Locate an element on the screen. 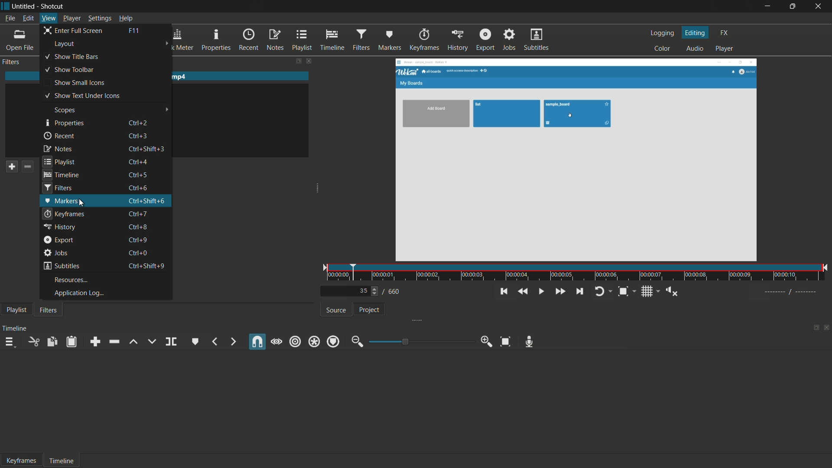 The image size is (832, 468). skip to the previous point is located at coordinates (503, 292).